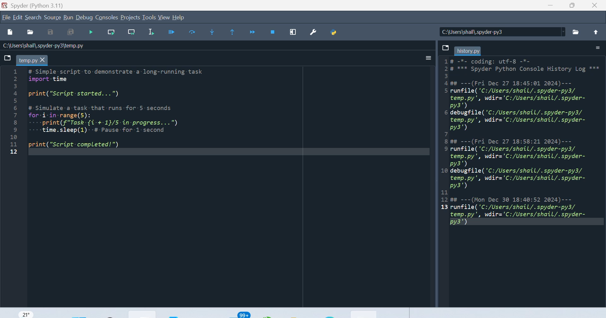  I want to click on Python path manager, so click(339, 32).